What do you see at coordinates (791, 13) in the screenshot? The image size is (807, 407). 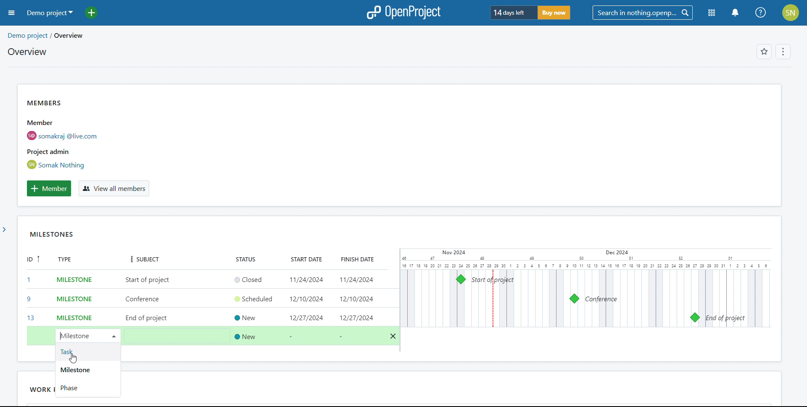 I see `account` at bounding box center [791, 13].